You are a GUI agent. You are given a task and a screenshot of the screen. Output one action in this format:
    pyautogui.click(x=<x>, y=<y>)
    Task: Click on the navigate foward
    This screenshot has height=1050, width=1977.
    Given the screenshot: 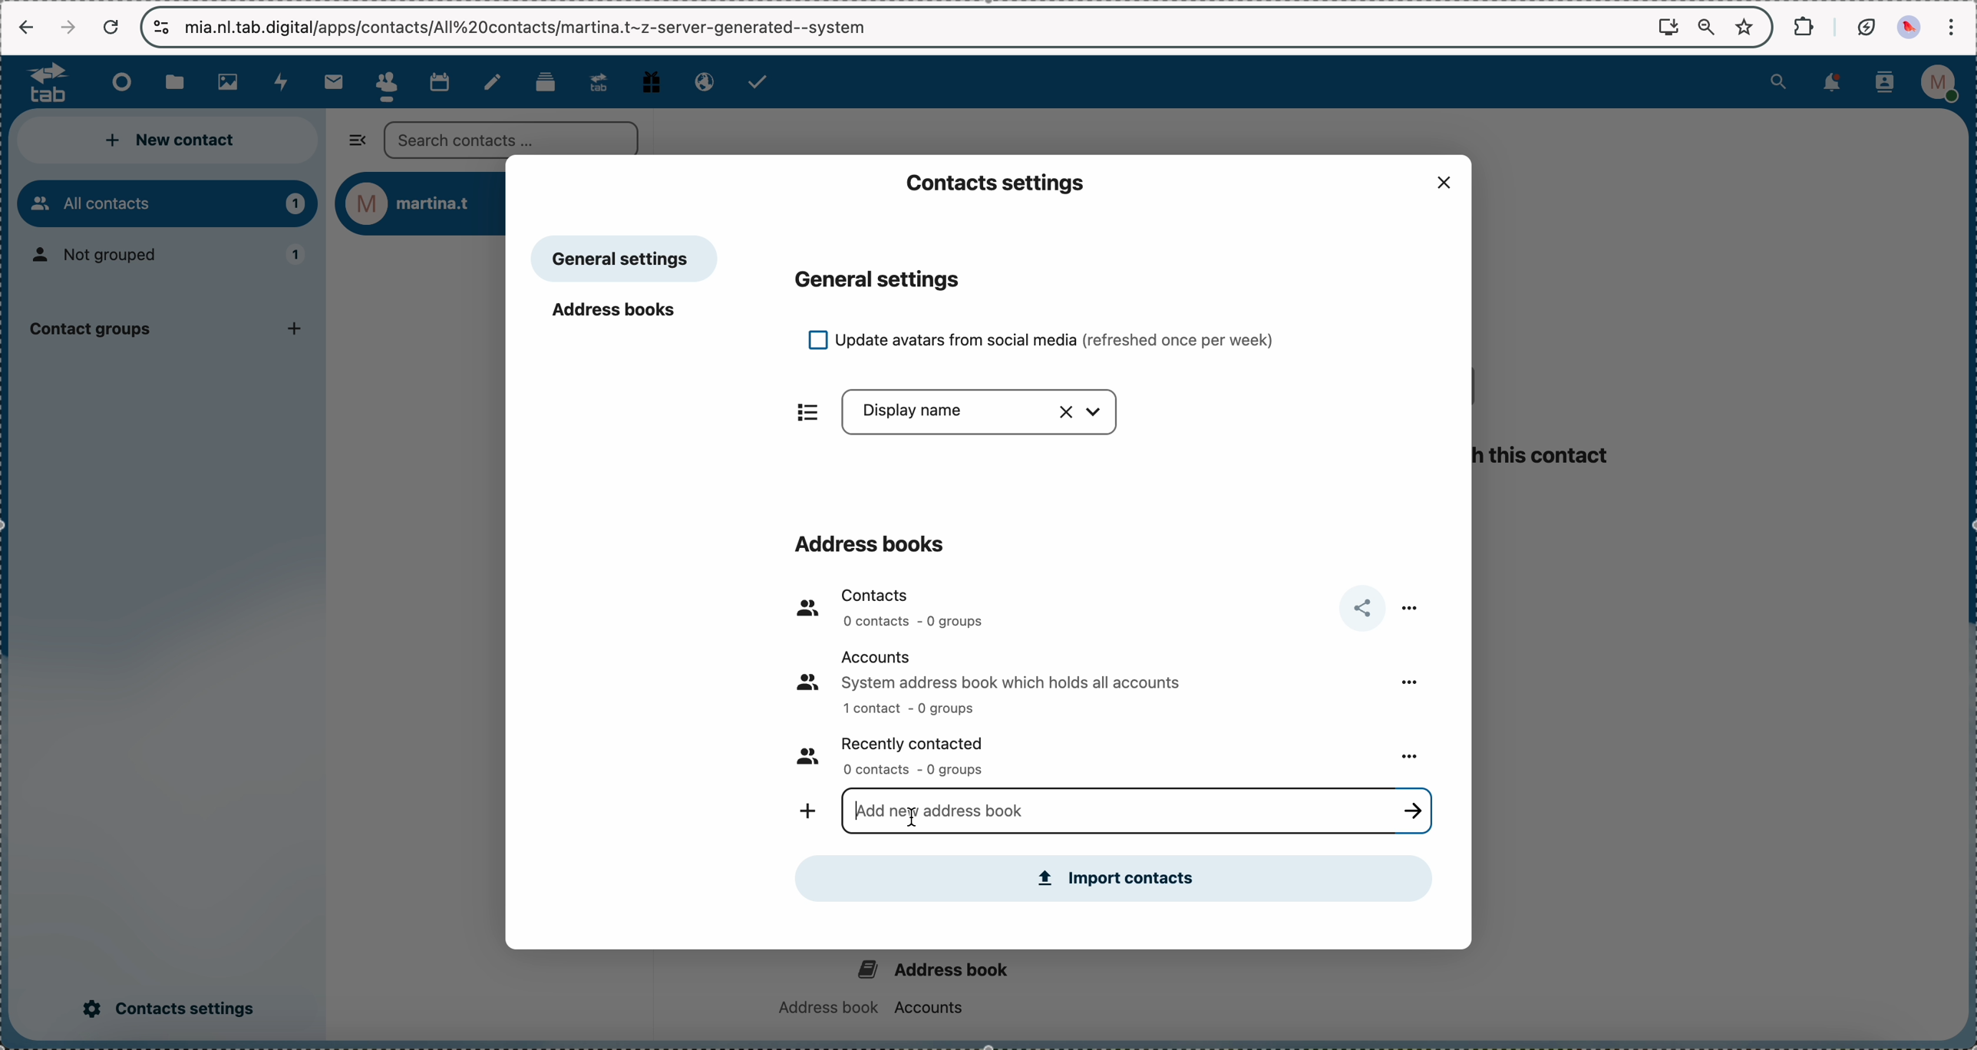 What is the action you would take?
    pyautogui.click(x=64, y=26)
    